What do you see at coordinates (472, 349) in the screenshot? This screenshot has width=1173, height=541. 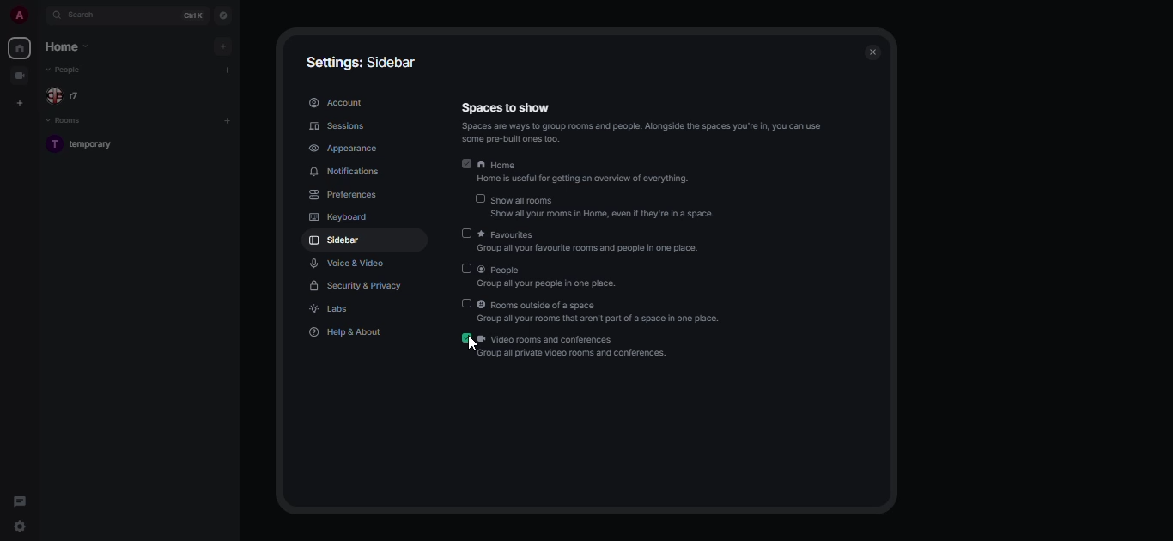 I see `cursor` at bounding box center [472, 349].